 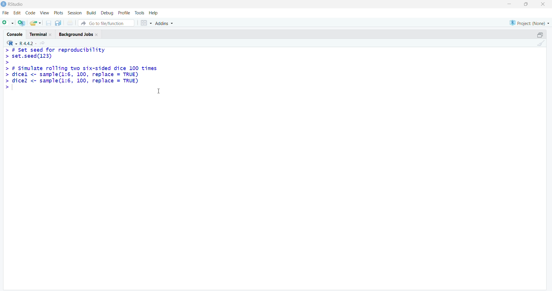 What do you see at coordinates (28, 44) in the screenshot?
I see `R 4.4.2` at bounding box center [28, 44].